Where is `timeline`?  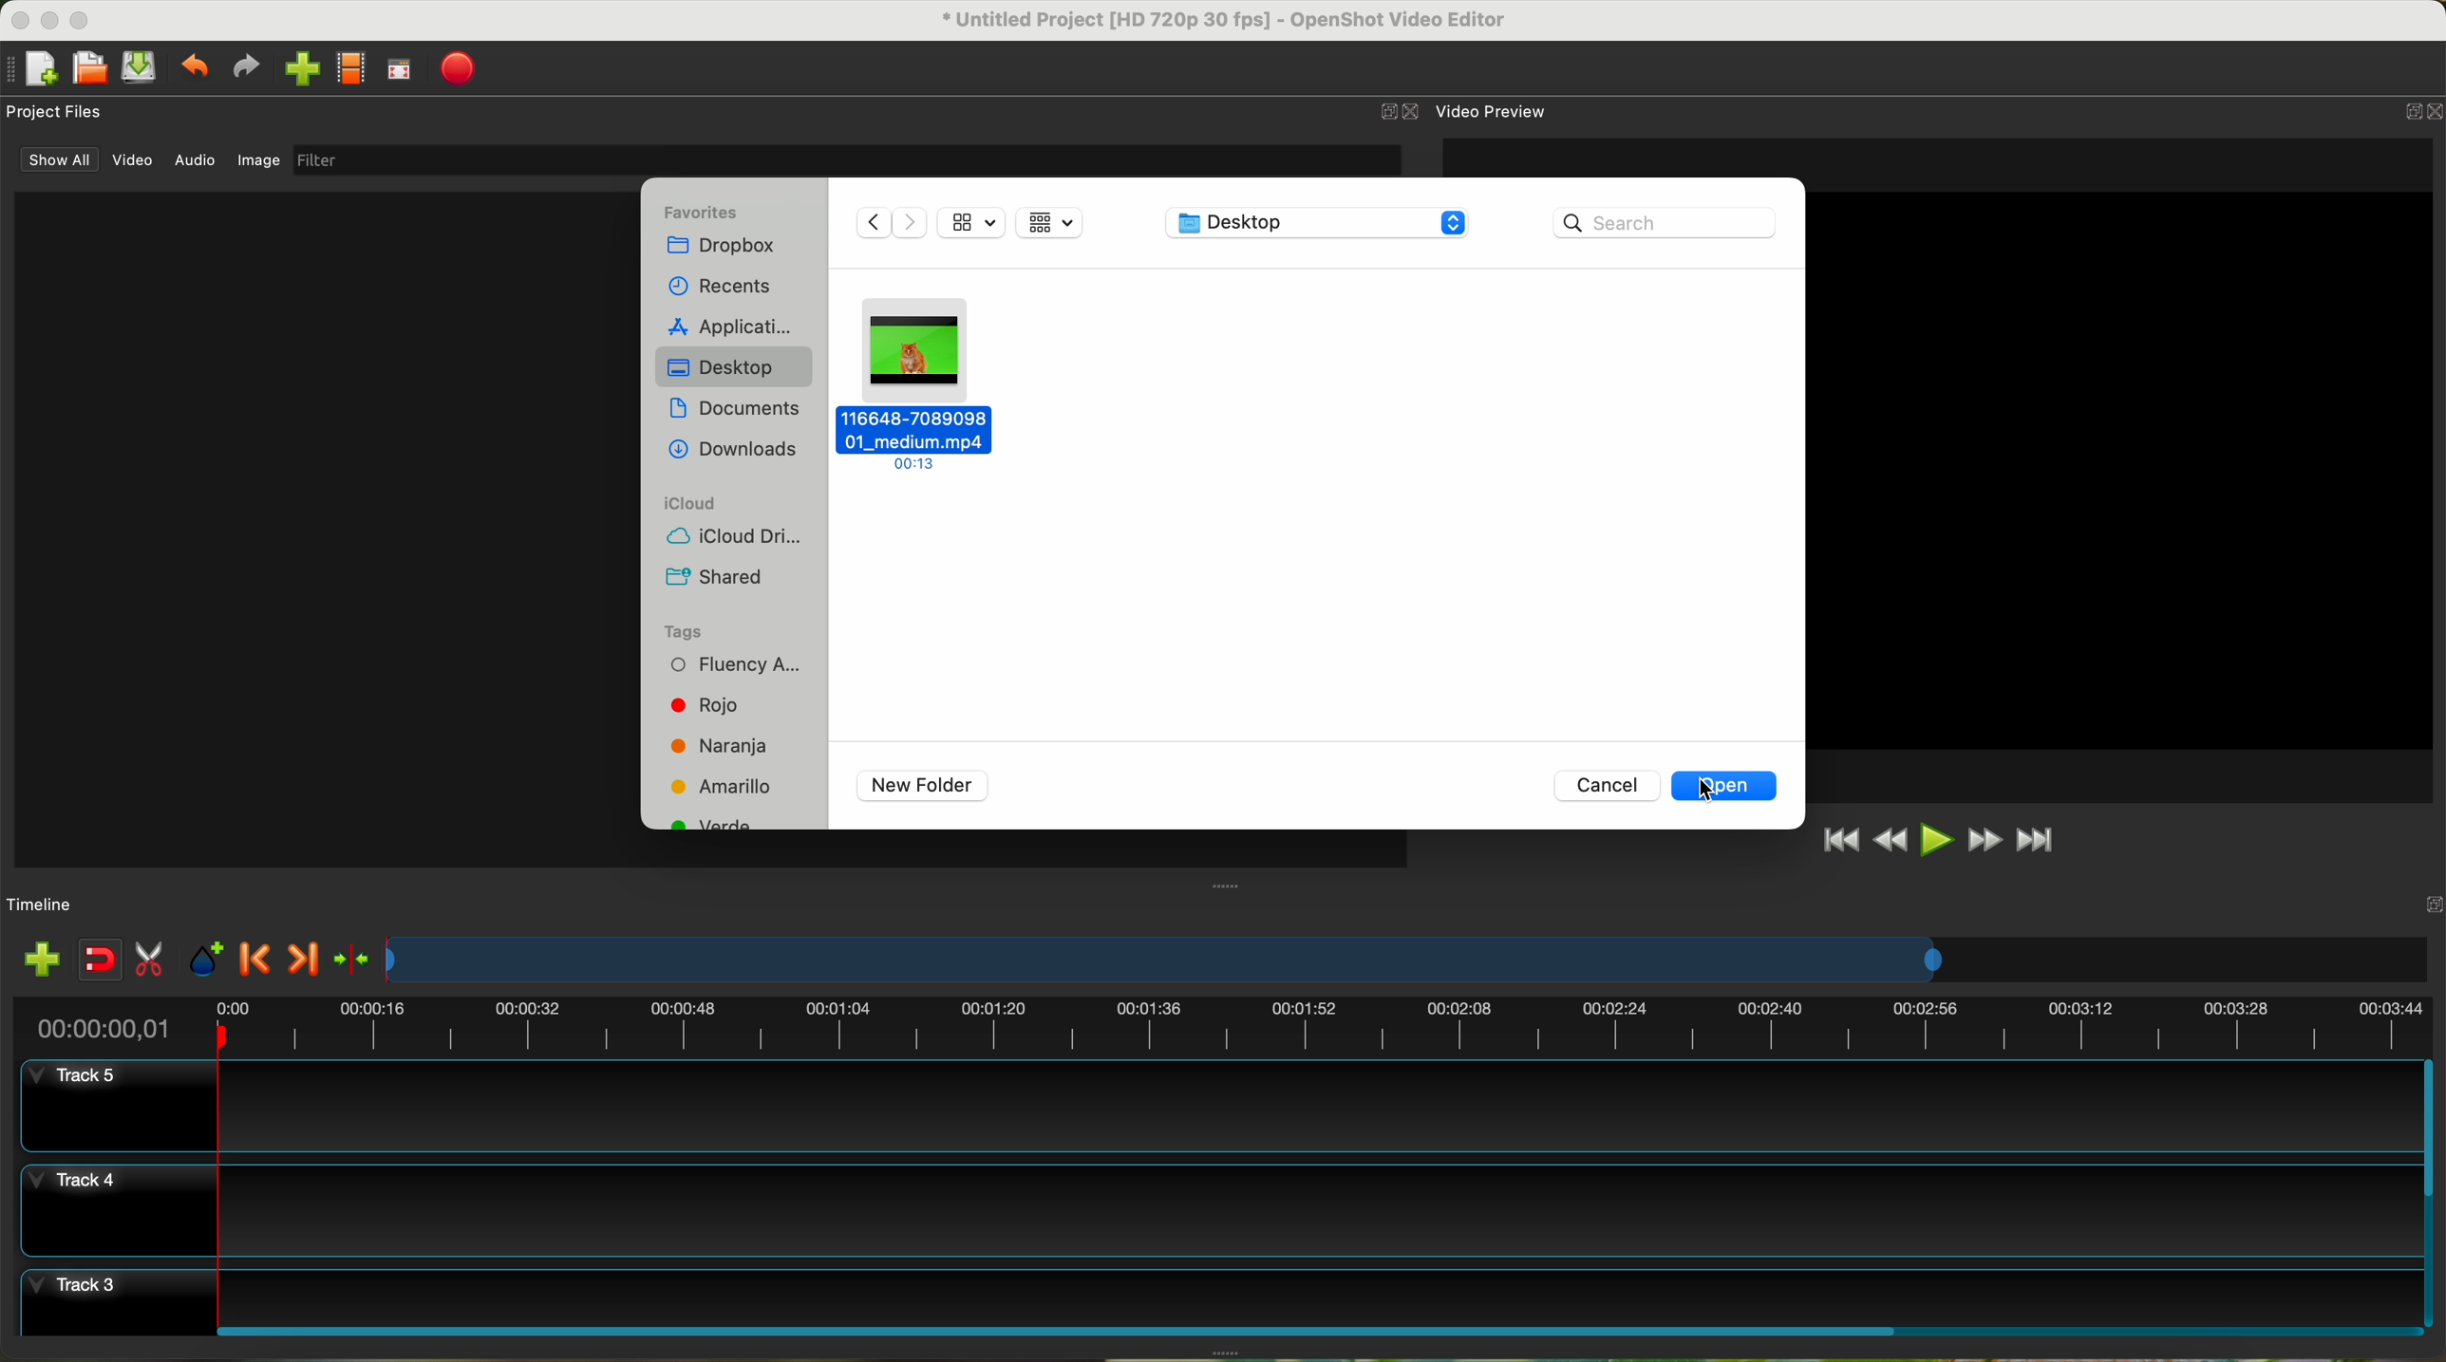 timeline is located at coordinates (41, 905).